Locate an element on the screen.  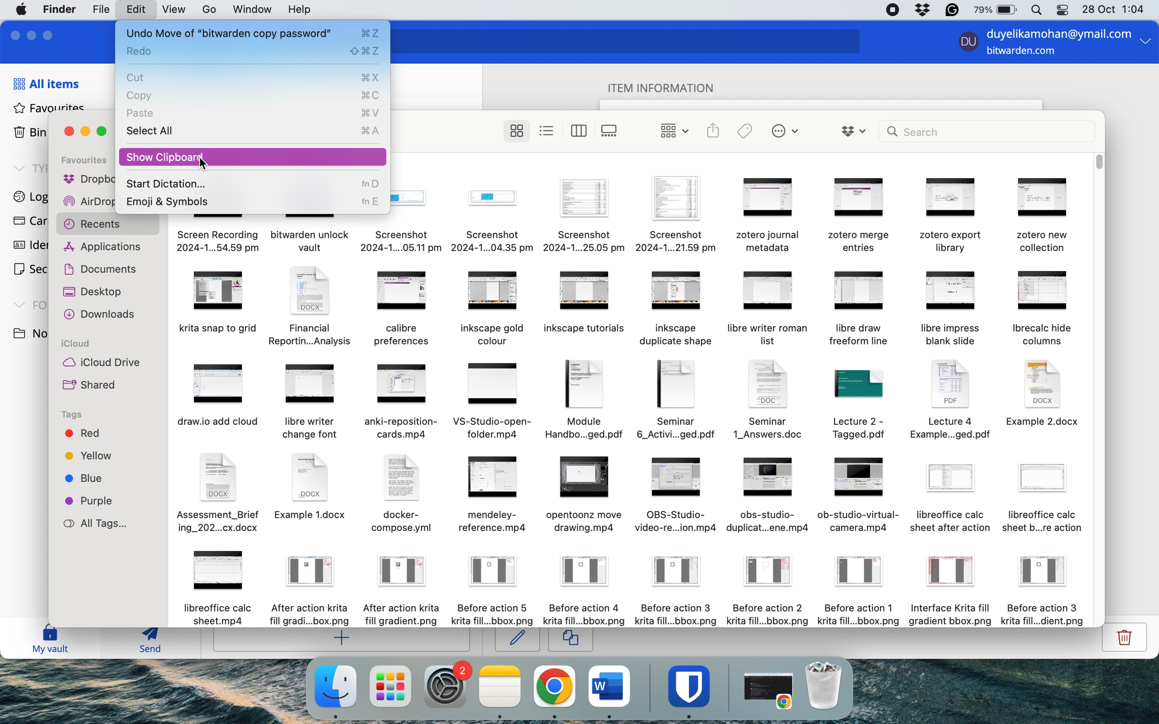
undo move of item is located at coordinates (252, 33).